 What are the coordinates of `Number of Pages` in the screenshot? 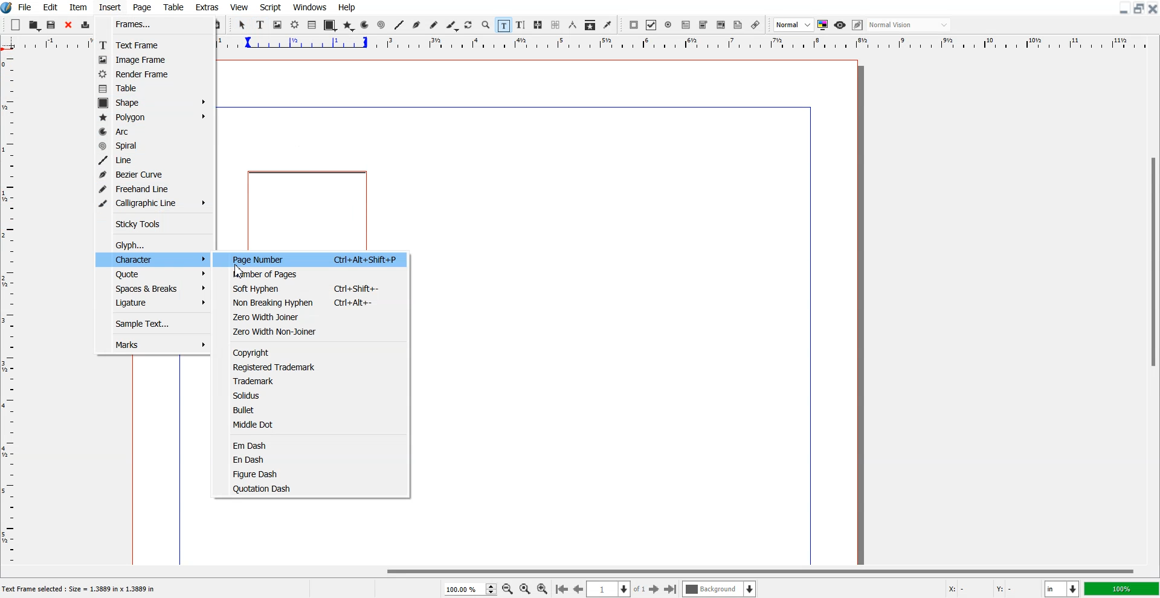 It's located at (315, 274).